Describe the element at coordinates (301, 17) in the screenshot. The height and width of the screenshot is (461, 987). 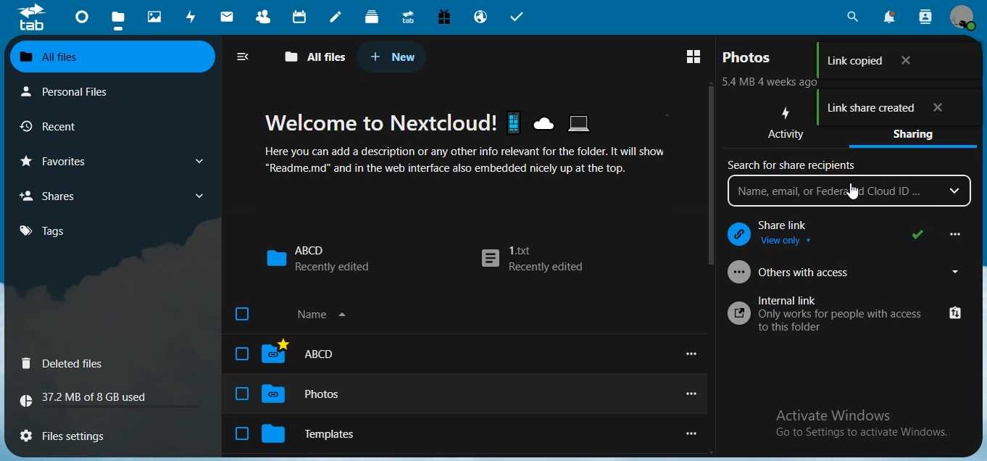
I see `calendar` at that location.